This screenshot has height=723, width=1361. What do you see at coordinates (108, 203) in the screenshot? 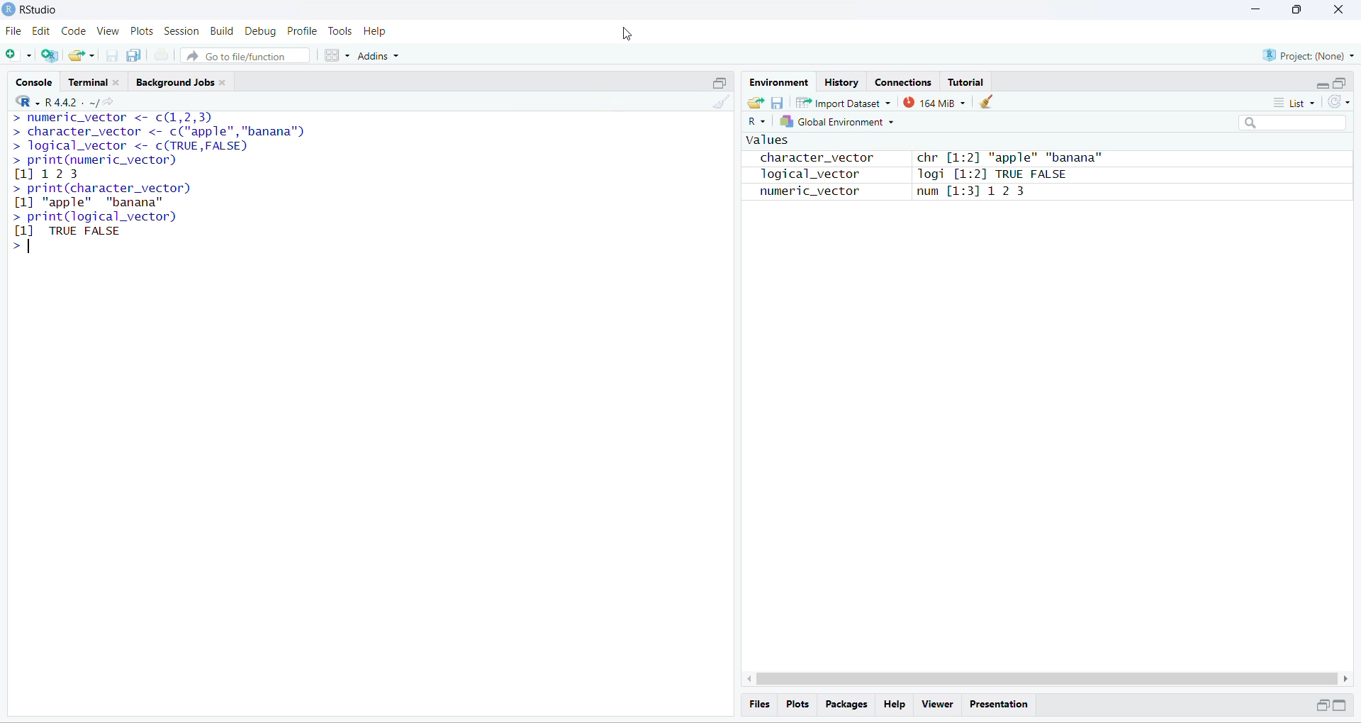
I see `> print{numeric_vector)
mji2s

> print(character_vector)
[1] "apple" "banana"

> print(logical_vector)
[1] TRUE FALSE

>|` at bounding box center [108, 203].